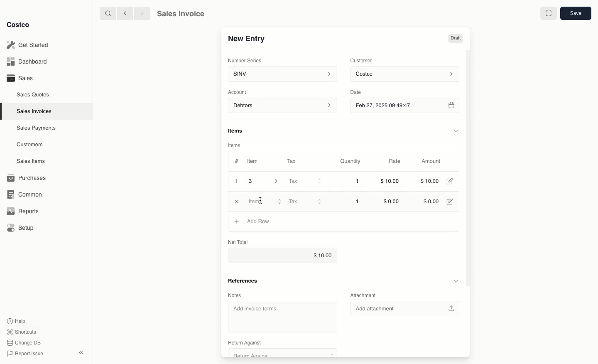 This screenshot has height=364, width=598. Describe the element at coordinates (32, 160) in the screenshot. I see `Sales Items` at that location.